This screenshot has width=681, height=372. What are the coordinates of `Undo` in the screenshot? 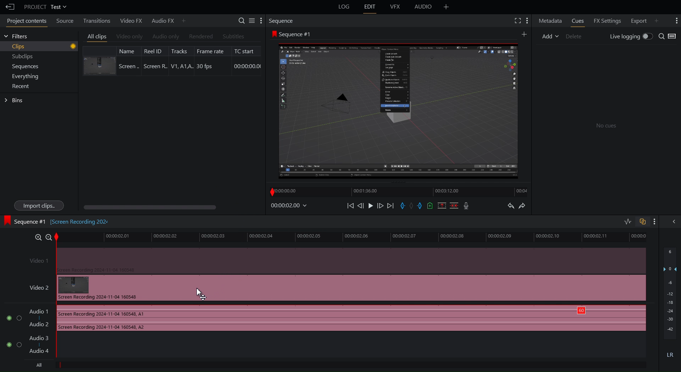 It's located at (510, 207).